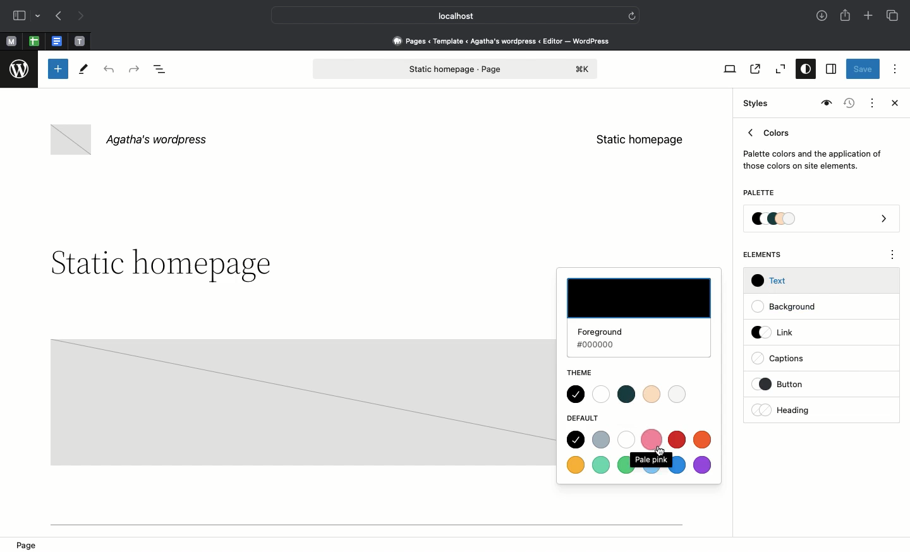  Describe the element at coordinates (813, 147) in the screenshot. I see `Colors` at that location.